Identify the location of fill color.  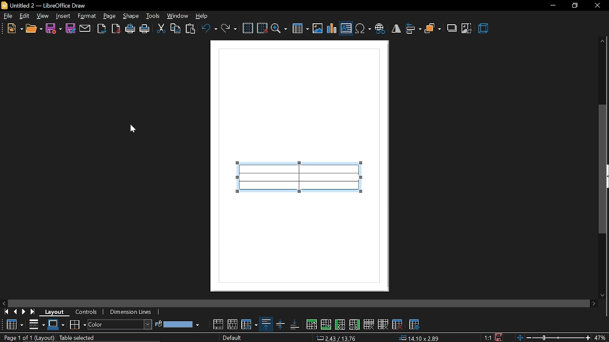
(177, 323).